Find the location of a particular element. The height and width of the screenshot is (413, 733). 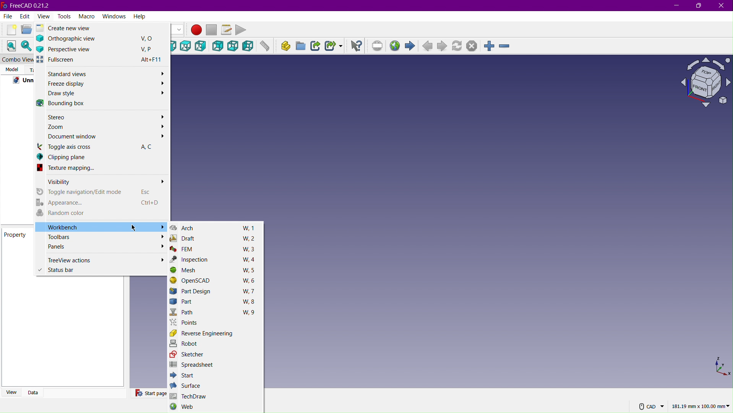

Minimize is located at coordinates (676, 6).